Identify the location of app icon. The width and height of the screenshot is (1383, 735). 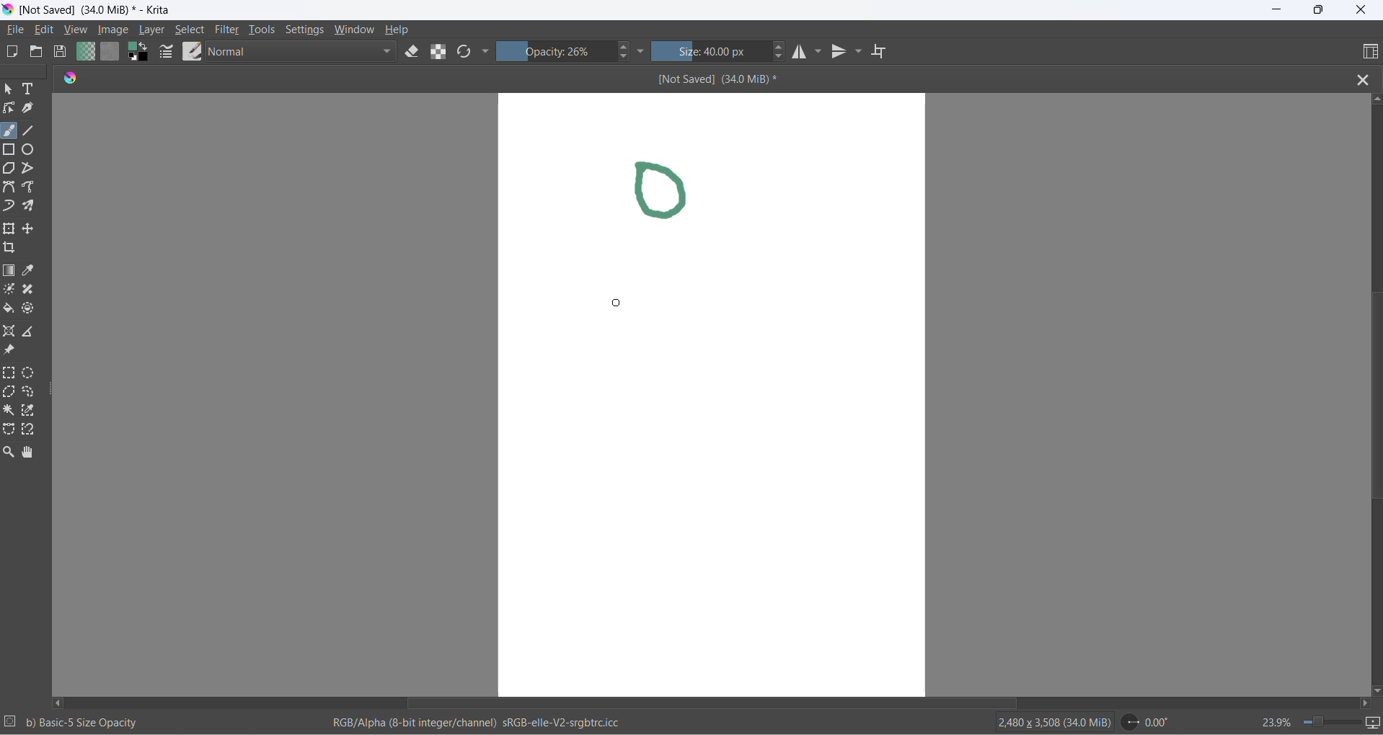
(72, 79).